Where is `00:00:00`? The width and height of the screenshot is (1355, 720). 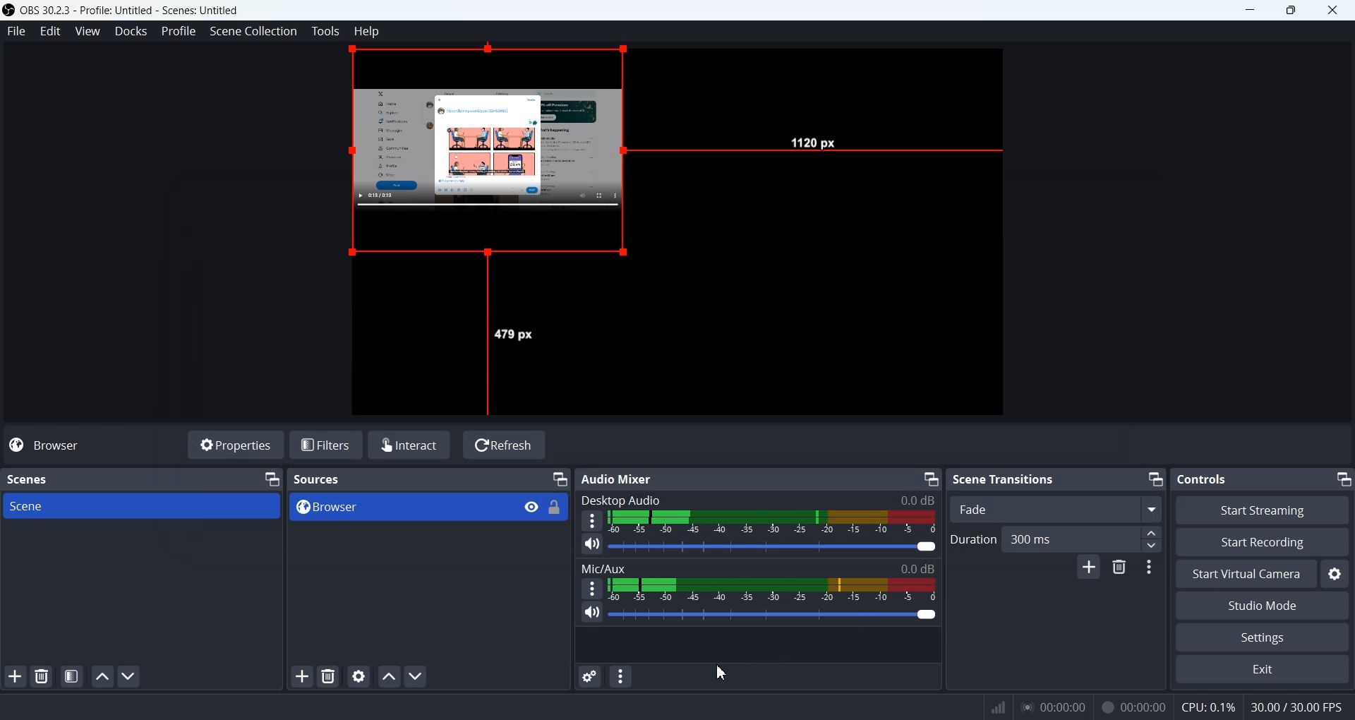
00:00:00 is located at coordinates (1054, 706).